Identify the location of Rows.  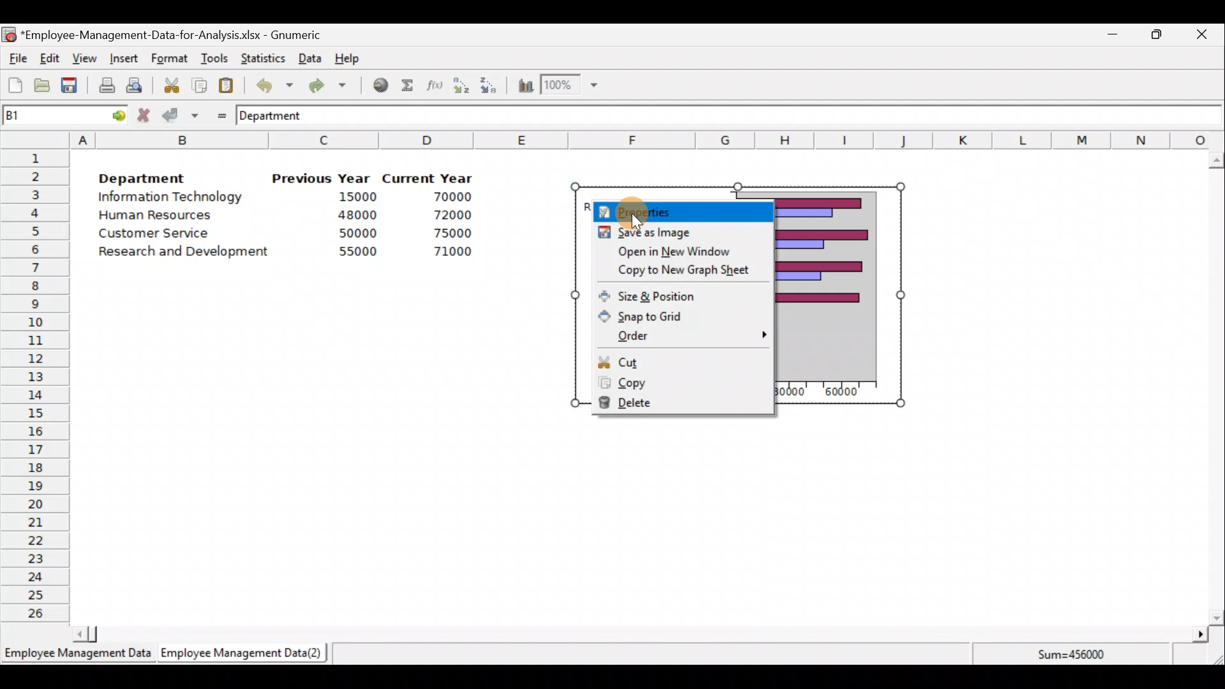
(36, 383).